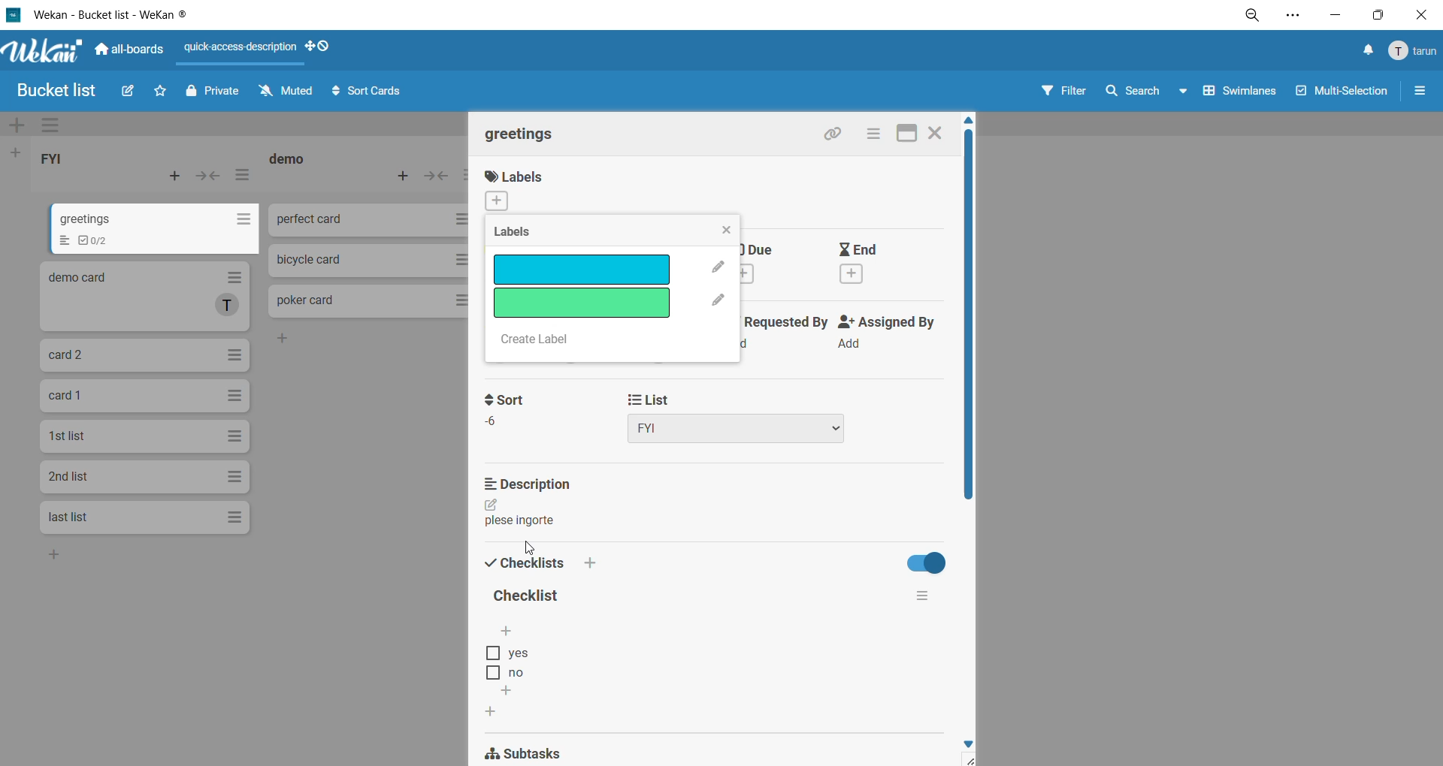  Describe the element at coordinates (531, 550) in the screenshot. I see `cursor` at that location.